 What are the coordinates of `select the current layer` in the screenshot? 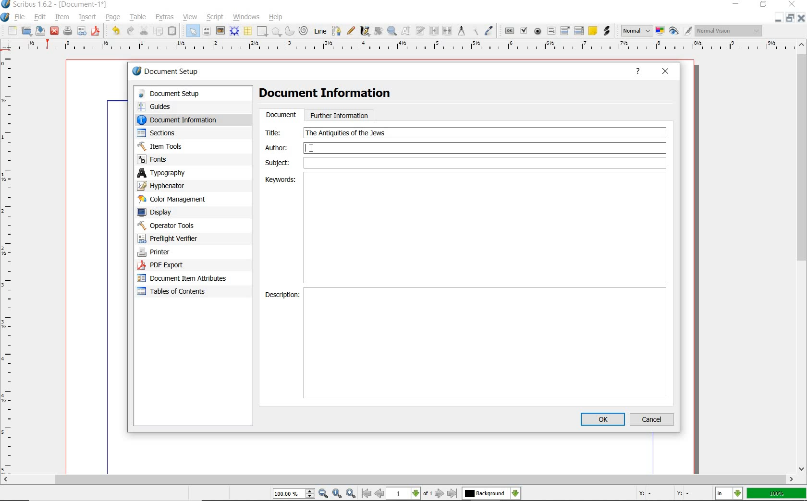 It's located at (491, 493).